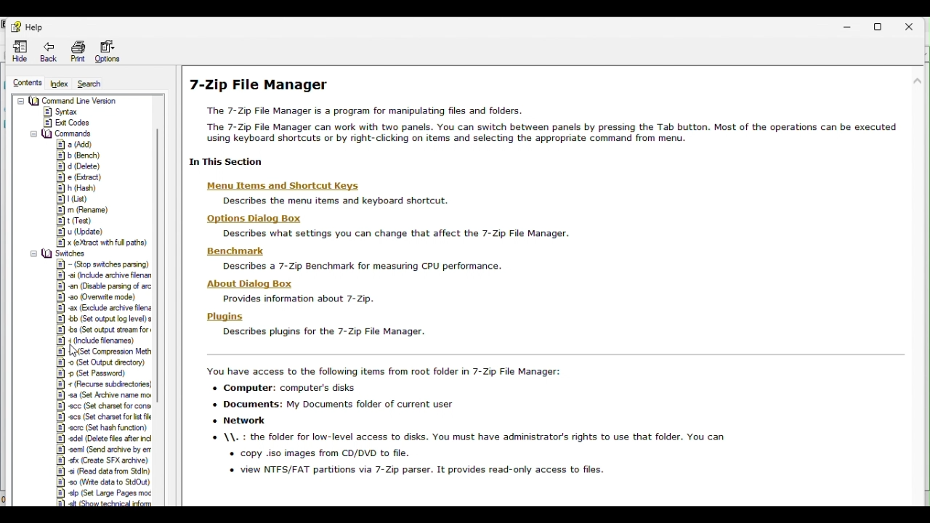  Describe the element at coordinates (880, 27) in the screenshot. I see `Restore` at that location.